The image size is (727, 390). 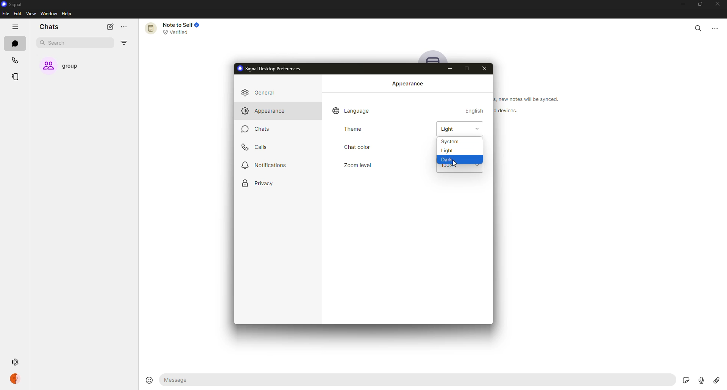 What do you see at coordinates (698, 4) in the screenshot?
I see `maximize` at bounding box center [698, 4].